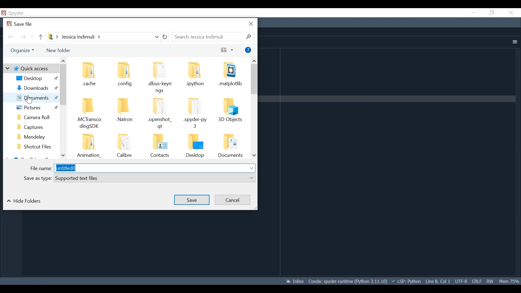  Describe the element at coordinates (35, 97) in the screenshot. I see `Documents` at that location.